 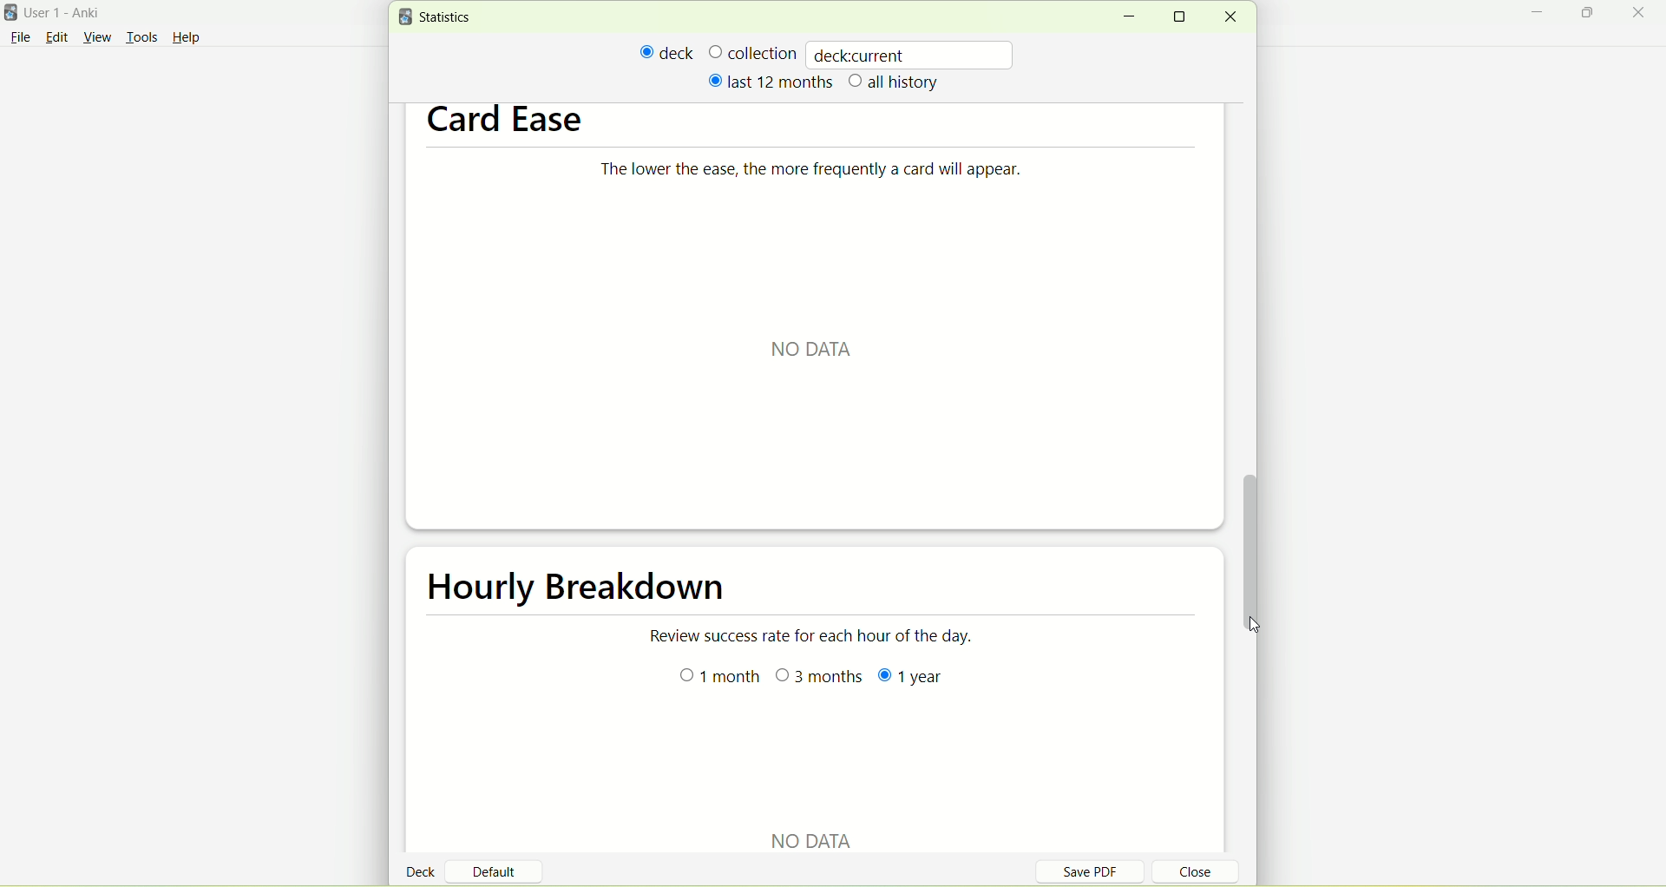 I want to click on maximize, so click(x=1185, y=16).